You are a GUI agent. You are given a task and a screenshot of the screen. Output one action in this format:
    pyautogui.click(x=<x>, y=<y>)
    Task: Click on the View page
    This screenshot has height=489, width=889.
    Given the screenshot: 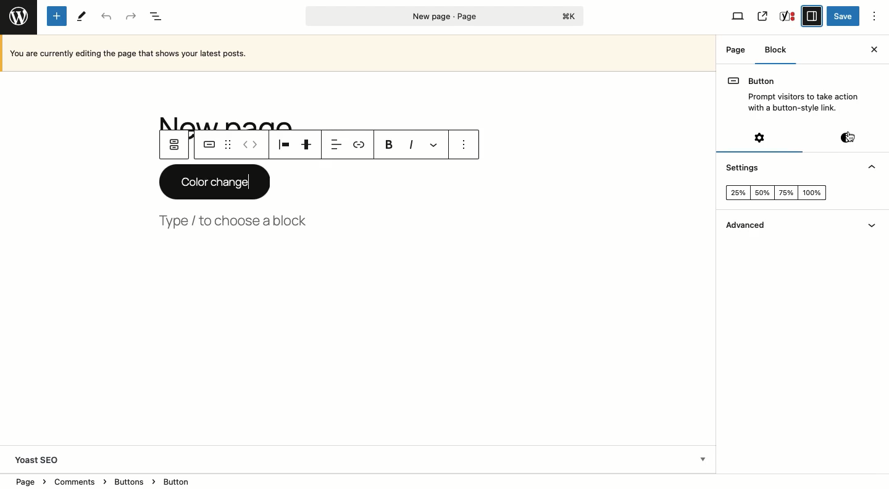 What is the action you would take?
    pyautogui.click(x=762, y=17)
    